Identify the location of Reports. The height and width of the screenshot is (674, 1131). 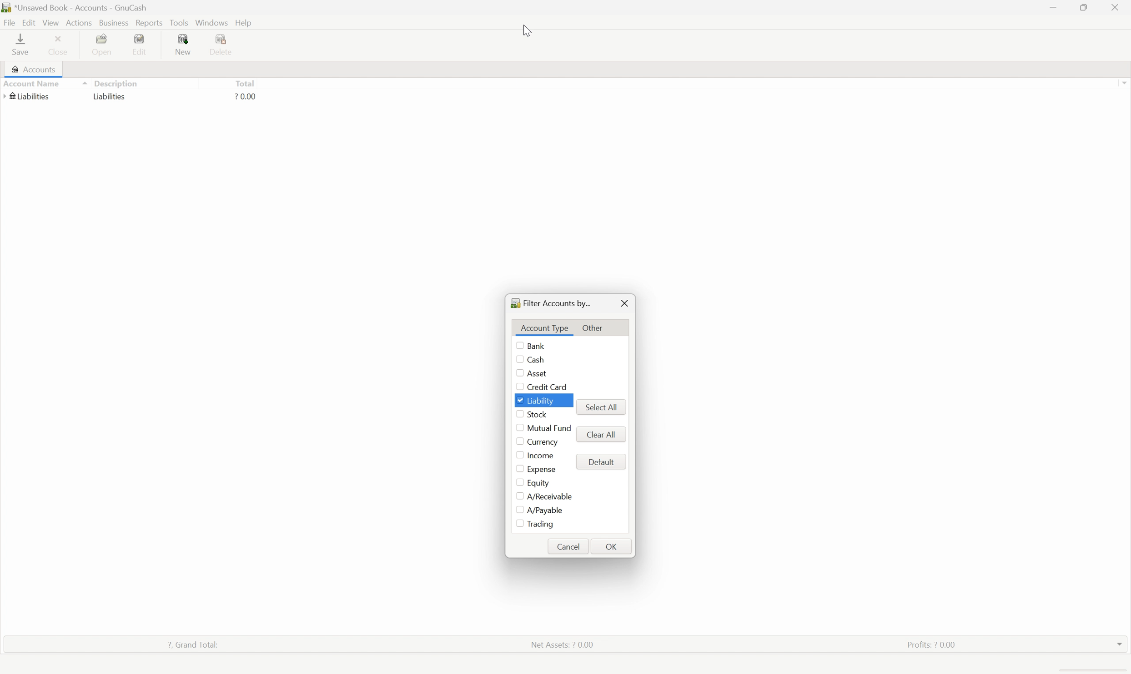
(148, 23).